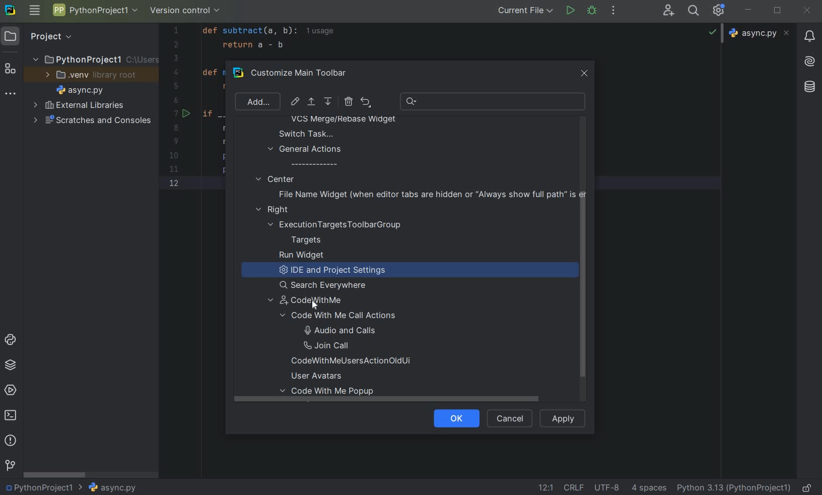 The image size is (822, 495). I want to click on SYSTEM LOGO, so click(11, 11).